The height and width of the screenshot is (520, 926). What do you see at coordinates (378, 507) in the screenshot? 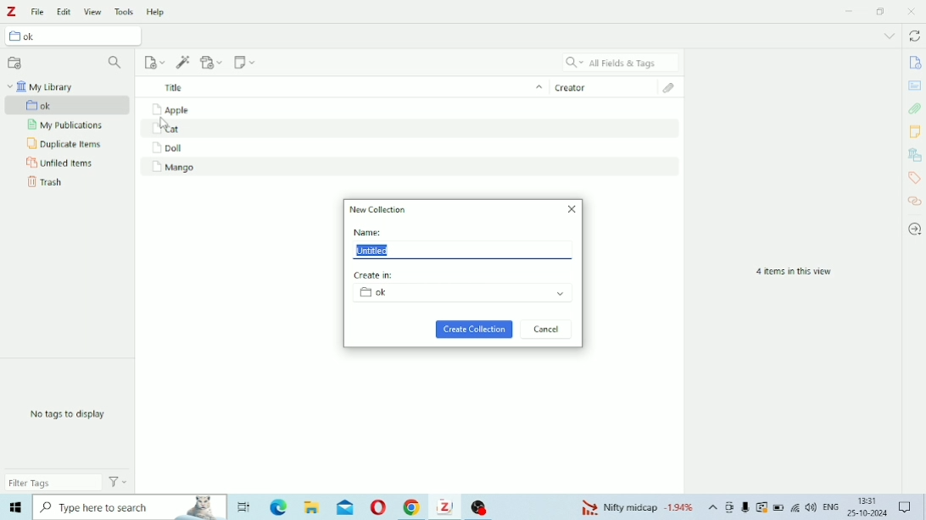
I see `Opera Mini` at bounding box center [378, 507].